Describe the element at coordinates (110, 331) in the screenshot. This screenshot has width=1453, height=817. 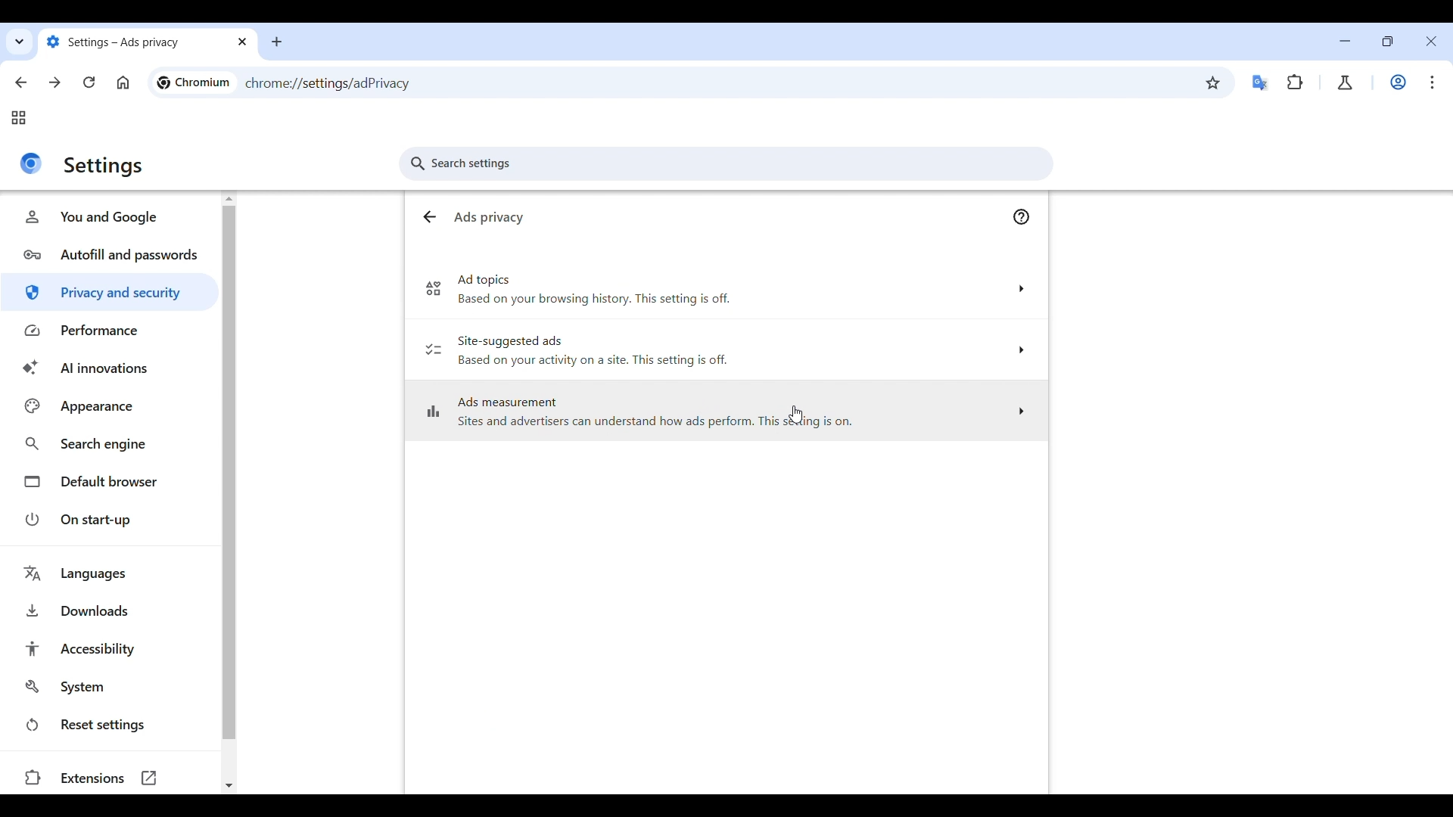
I see `Performance` at that location.